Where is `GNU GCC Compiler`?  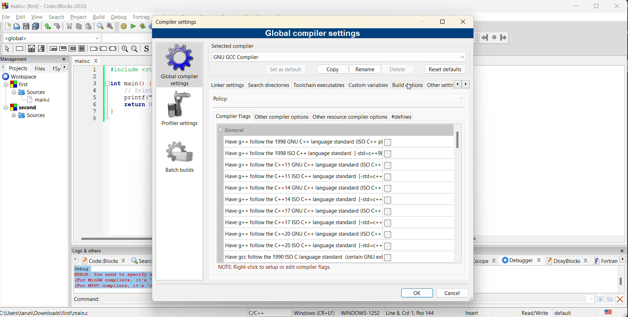 GNU GCC Compiler is located at coordinates (339, 57).